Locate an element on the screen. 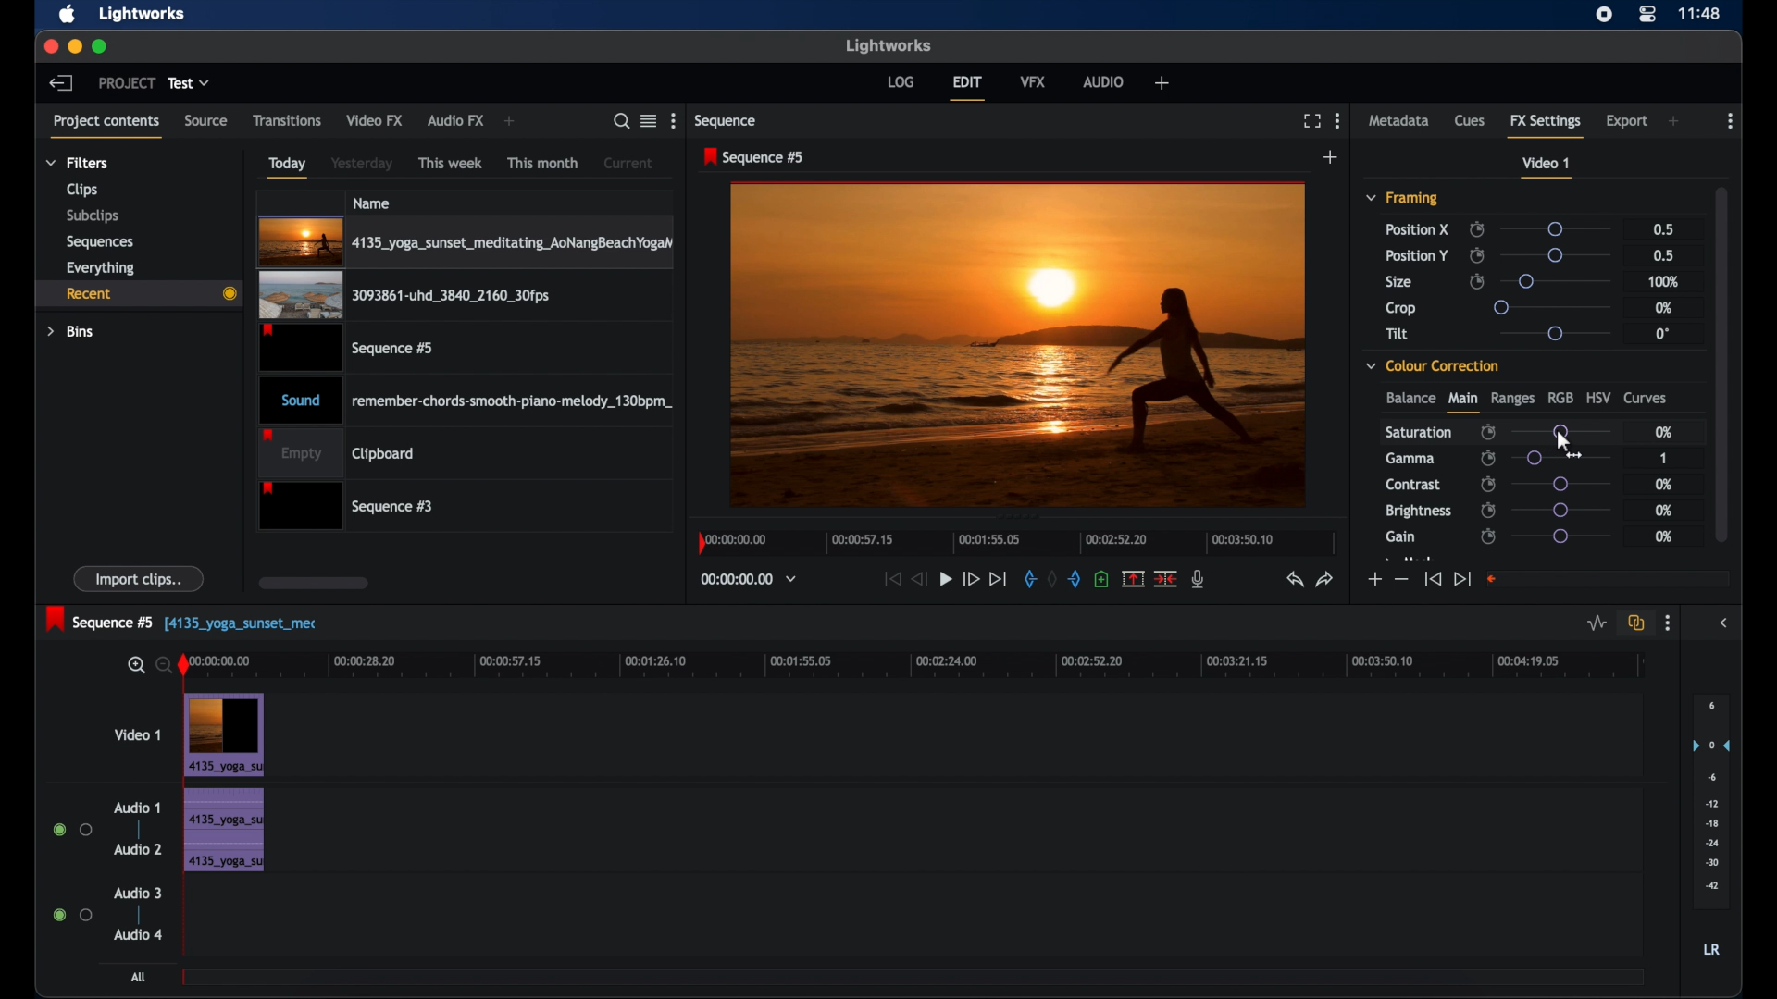 This screenshot has width=1777, height=999. saturation is located at coordinates (1420, 431).